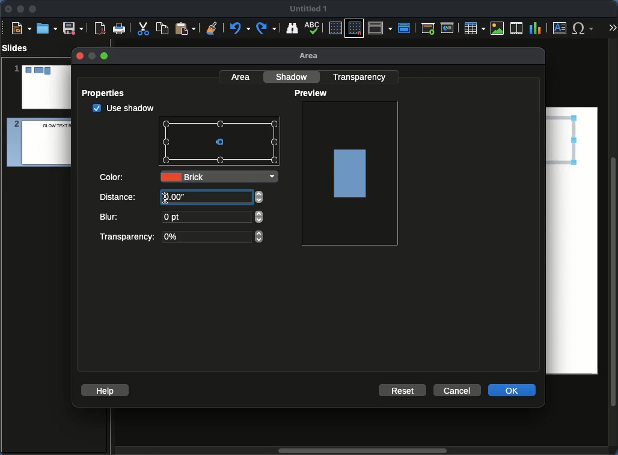 This screenshot has width=618, height=455. Describe the element at coordinates (456, 391) in the screenshot. I see `Cancel` at that location.